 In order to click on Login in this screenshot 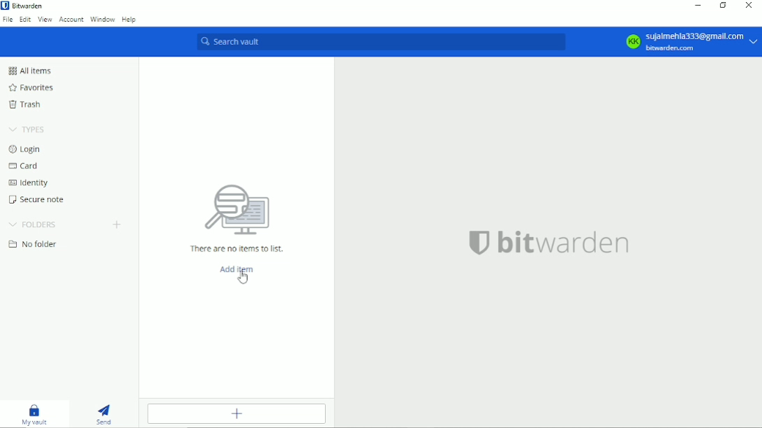, I will do `click(24, 150)`.